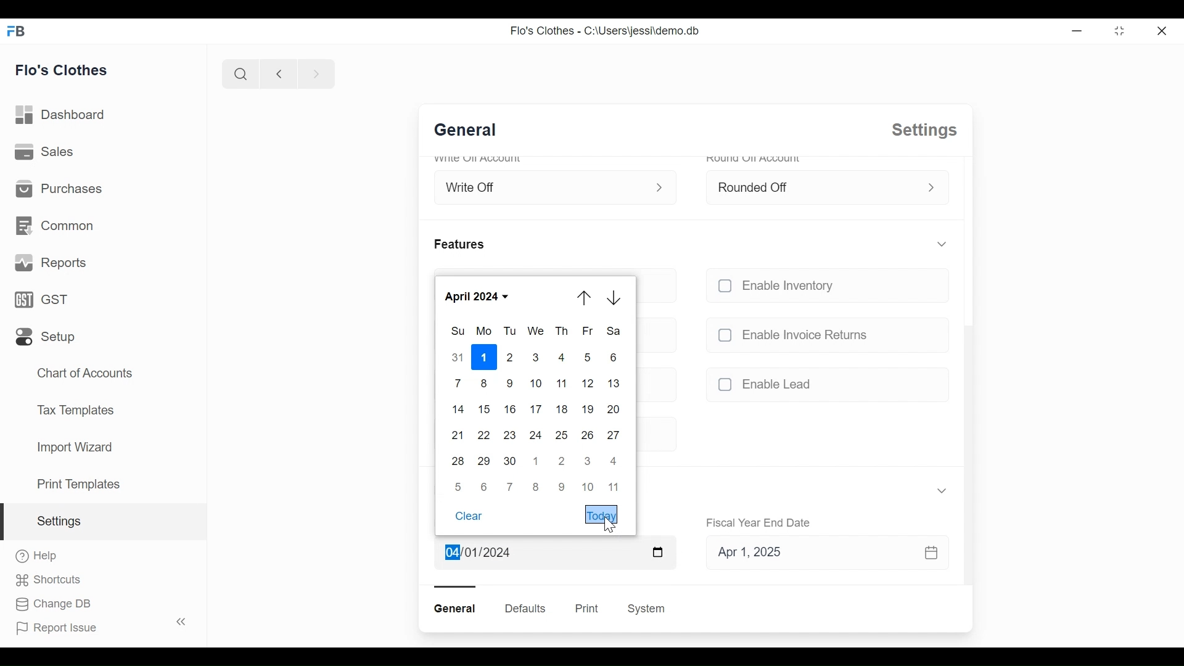  Describe the element at coordinates (614, 331) in the screenshot. I see `Sa` at that location.